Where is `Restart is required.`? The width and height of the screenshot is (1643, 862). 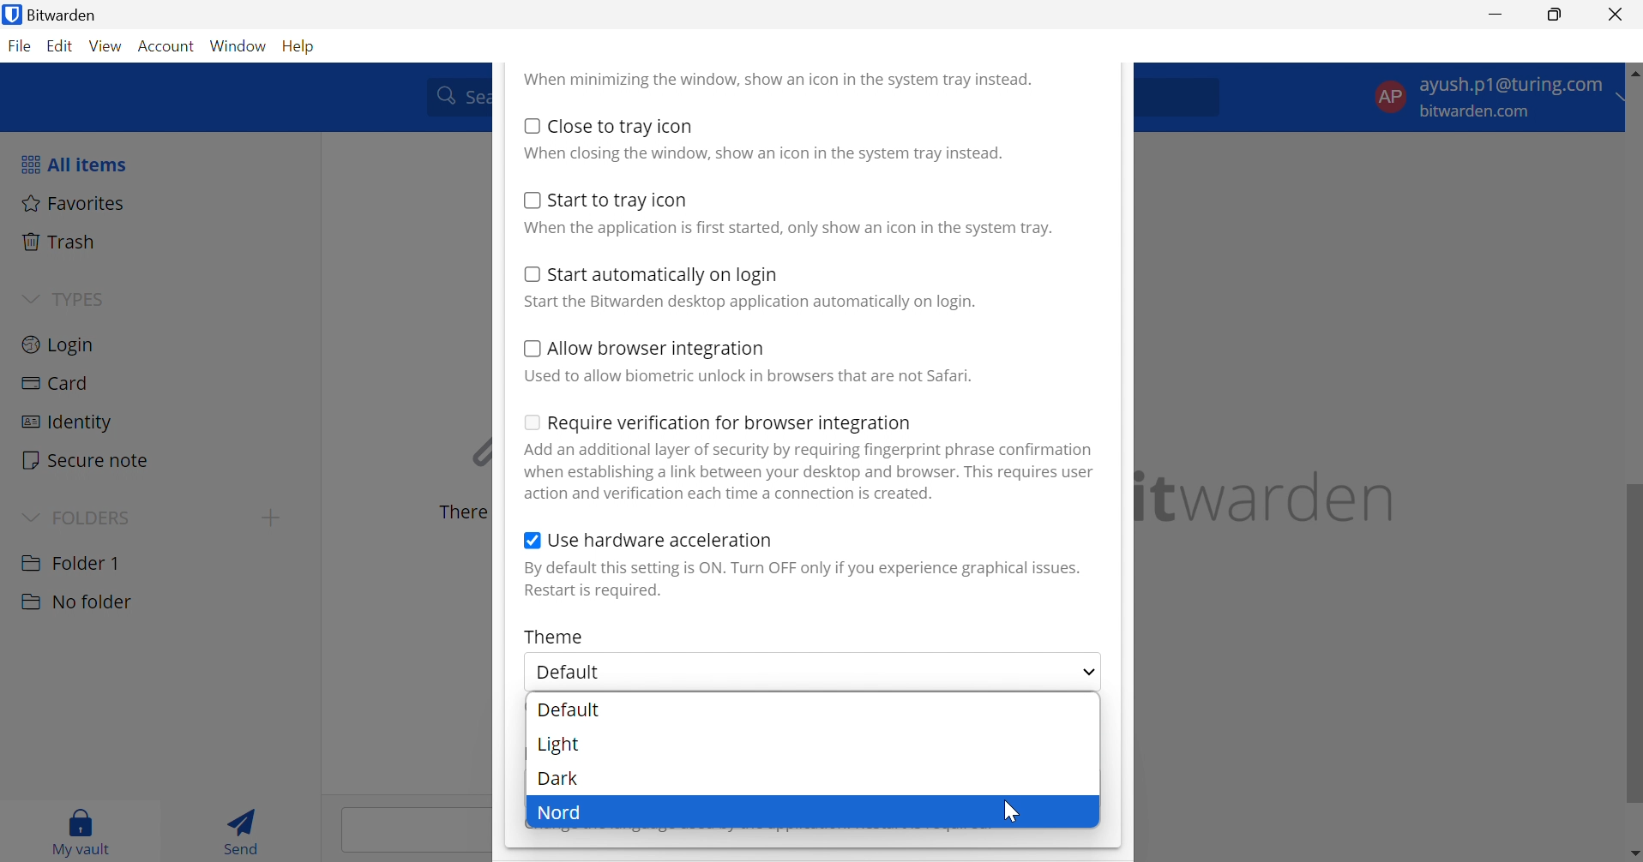 Restart is required. is located at coordinates (595, 592).